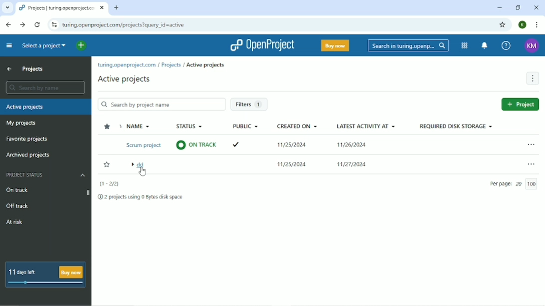 The width and height of the screenshot is (545, 306). Describe the element at coordinates (237, 144) in the screenshot. I see `tick` at that location.